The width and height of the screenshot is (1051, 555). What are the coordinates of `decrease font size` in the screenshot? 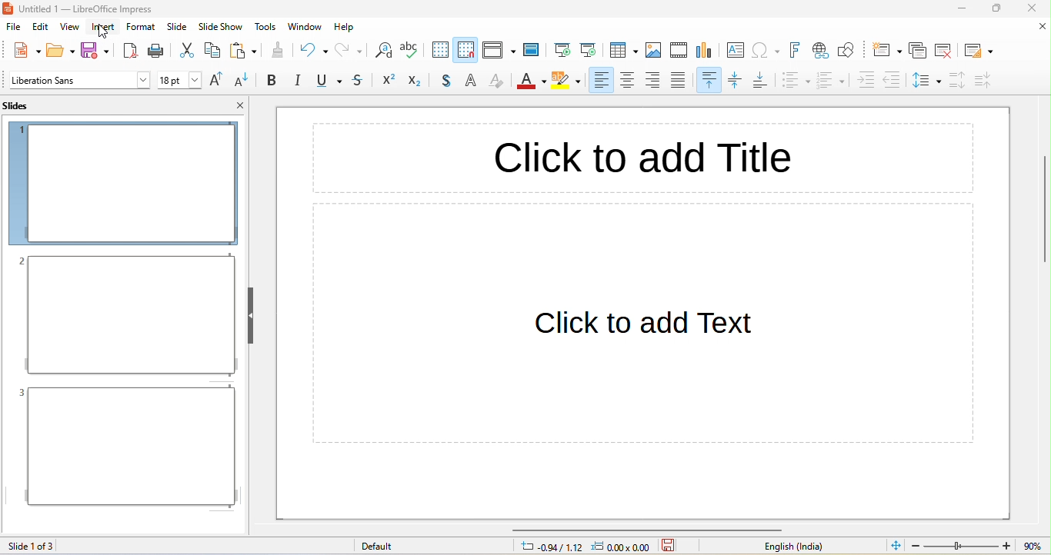 It's located at (244, 81).